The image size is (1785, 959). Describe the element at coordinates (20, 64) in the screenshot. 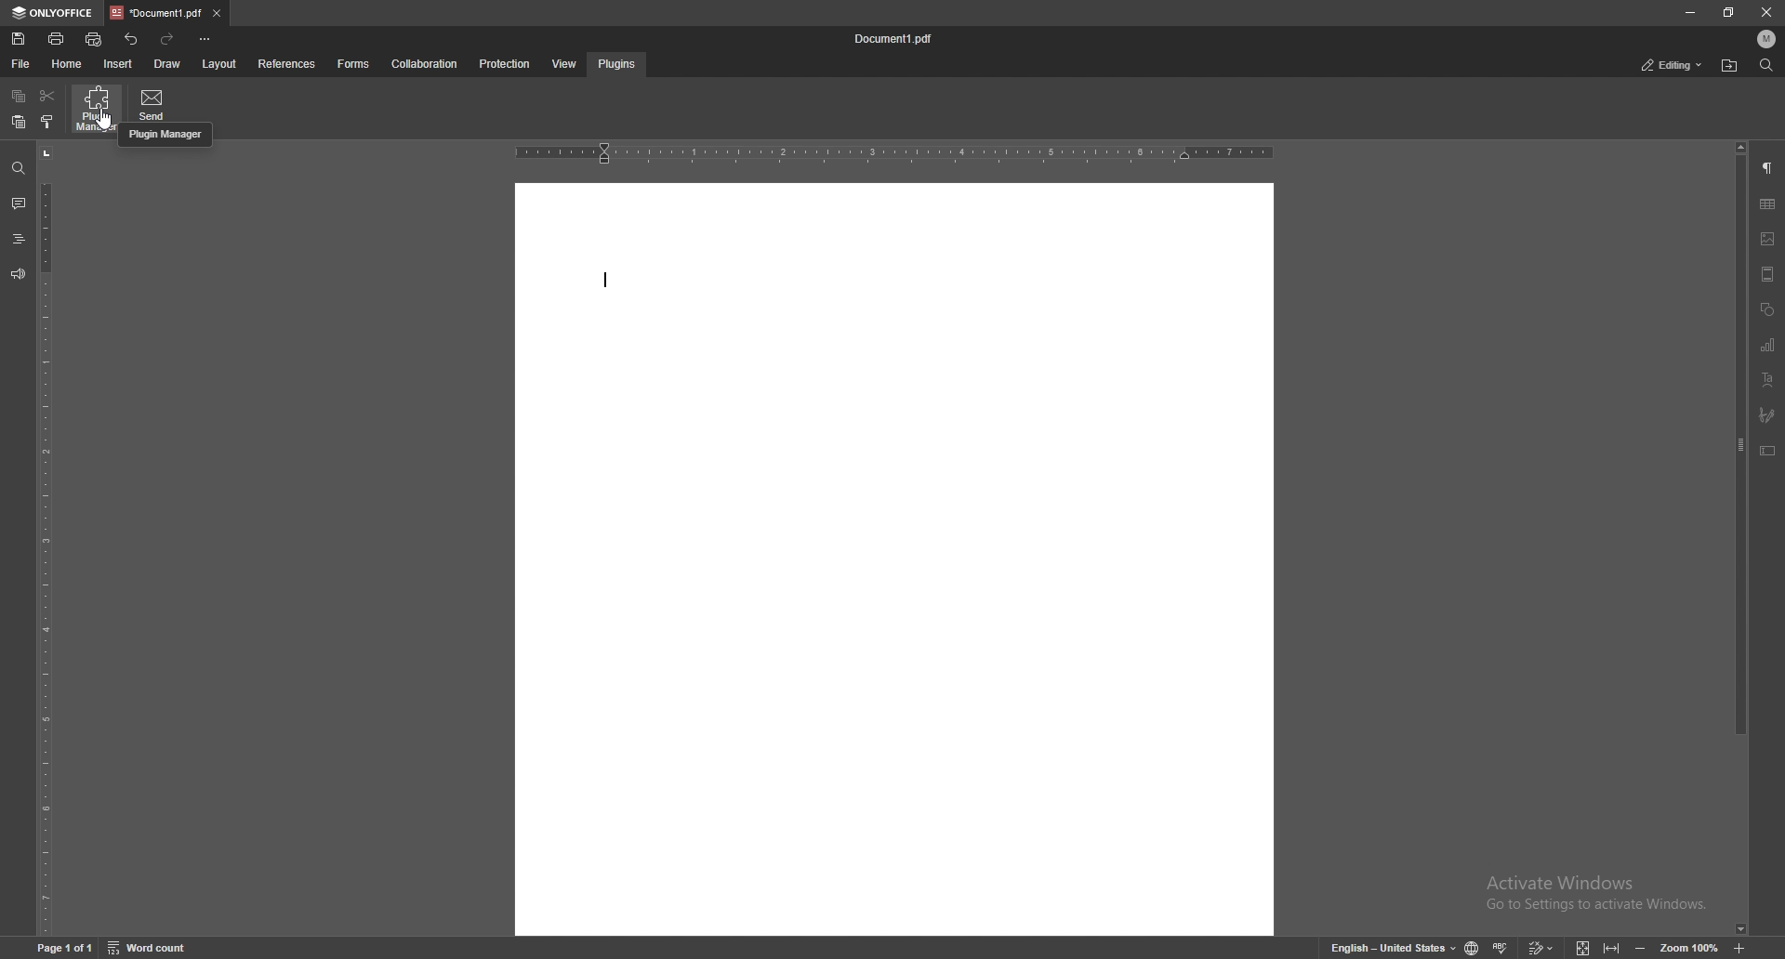

I see `file` at that location.